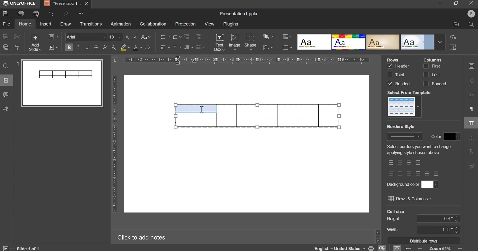 This screenshot has height=251, width=478. What do you see at coordinates (231, 24) in the screenshot?
I see `plugins` at bounding box center [231, 24].